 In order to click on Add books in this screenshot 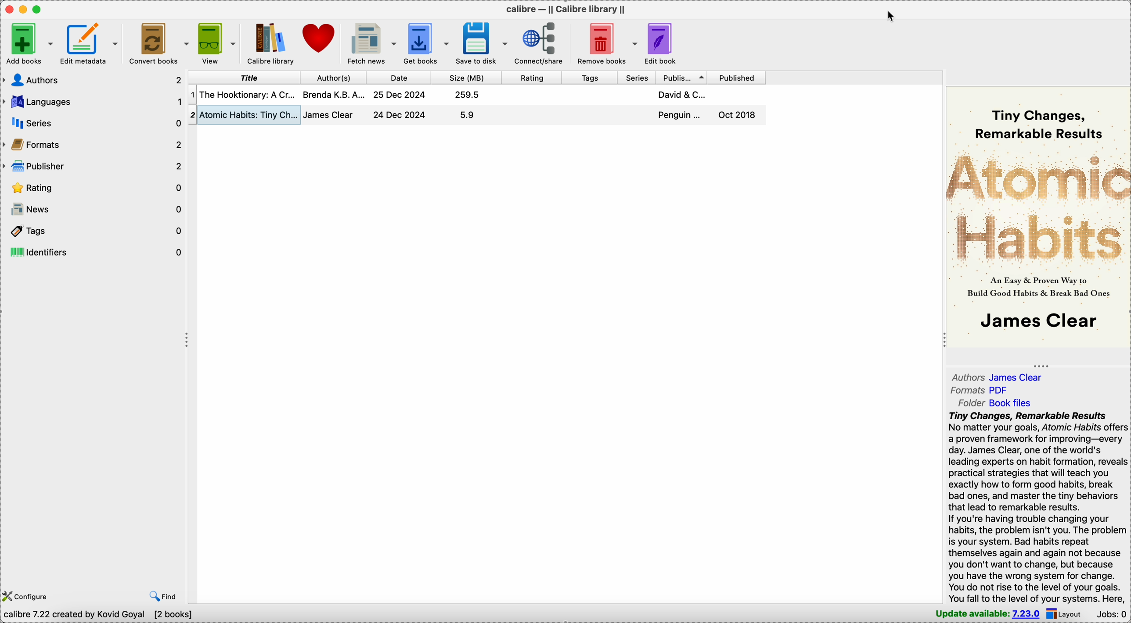, I will do `click(28, 44)`.